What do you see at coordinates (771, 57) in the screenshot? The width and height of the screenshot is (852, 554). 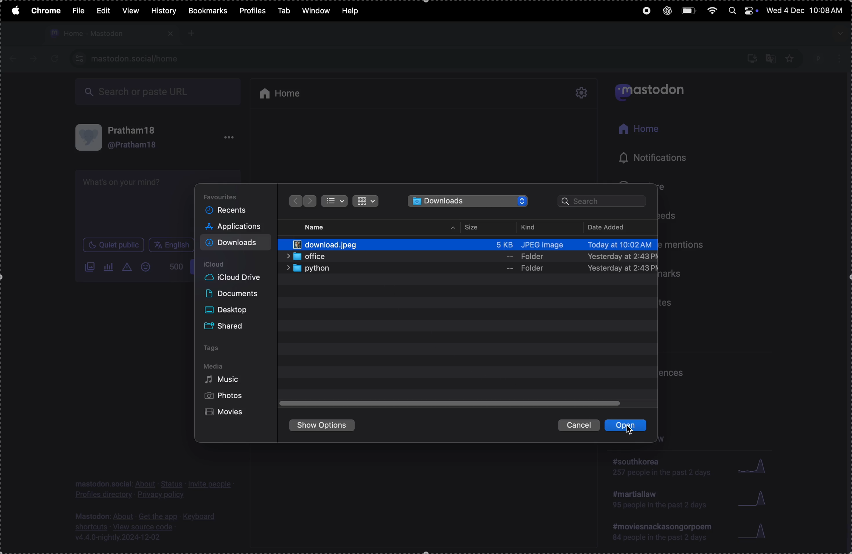 I see `translate` at bounding box center [771, 57].